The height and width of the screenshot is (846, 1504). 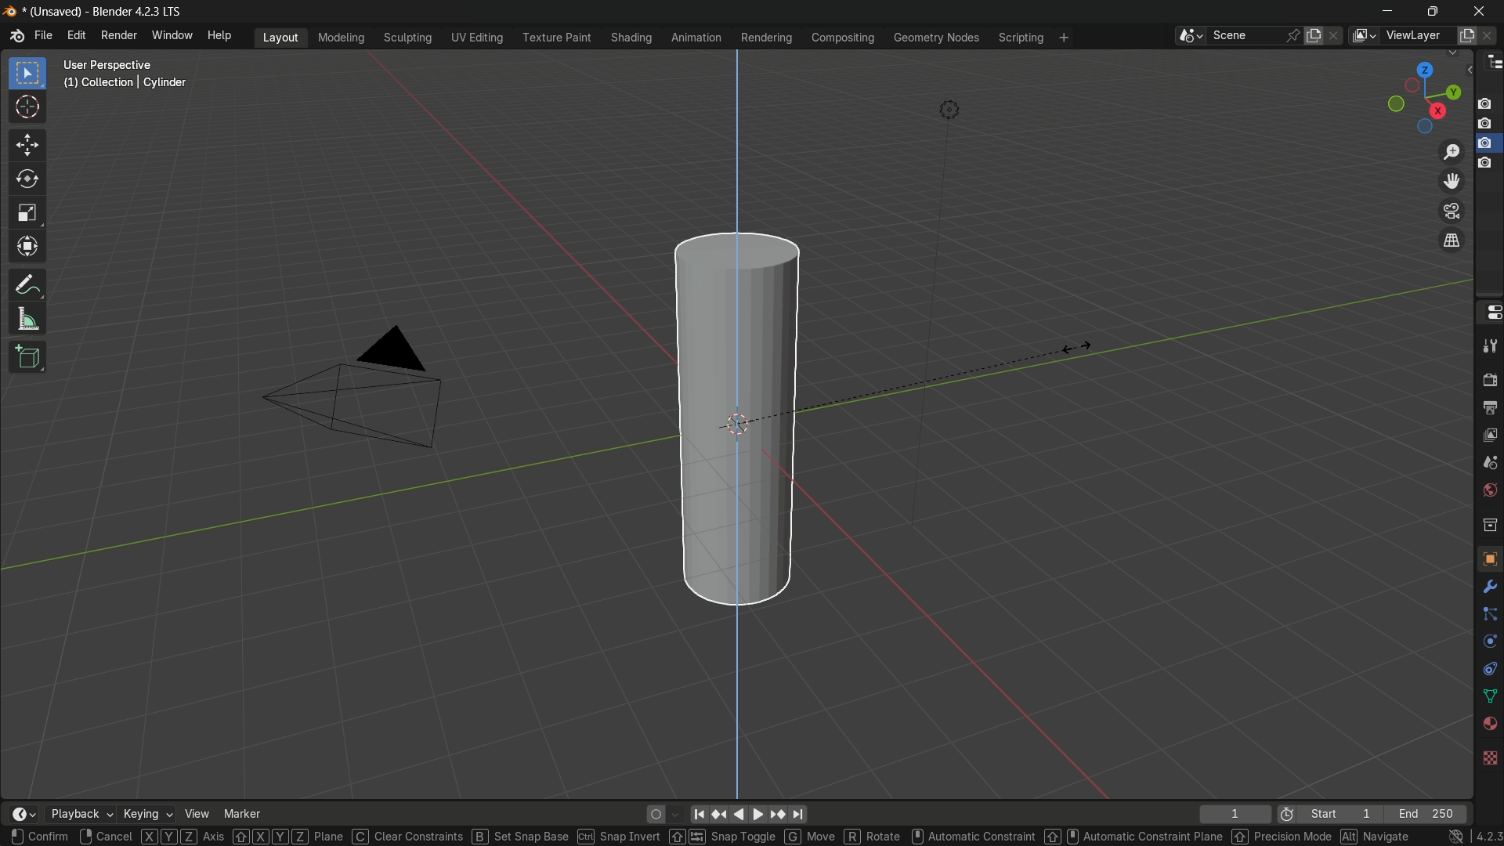 I want to click on 4.2.3, so click(x=1488, y=837).